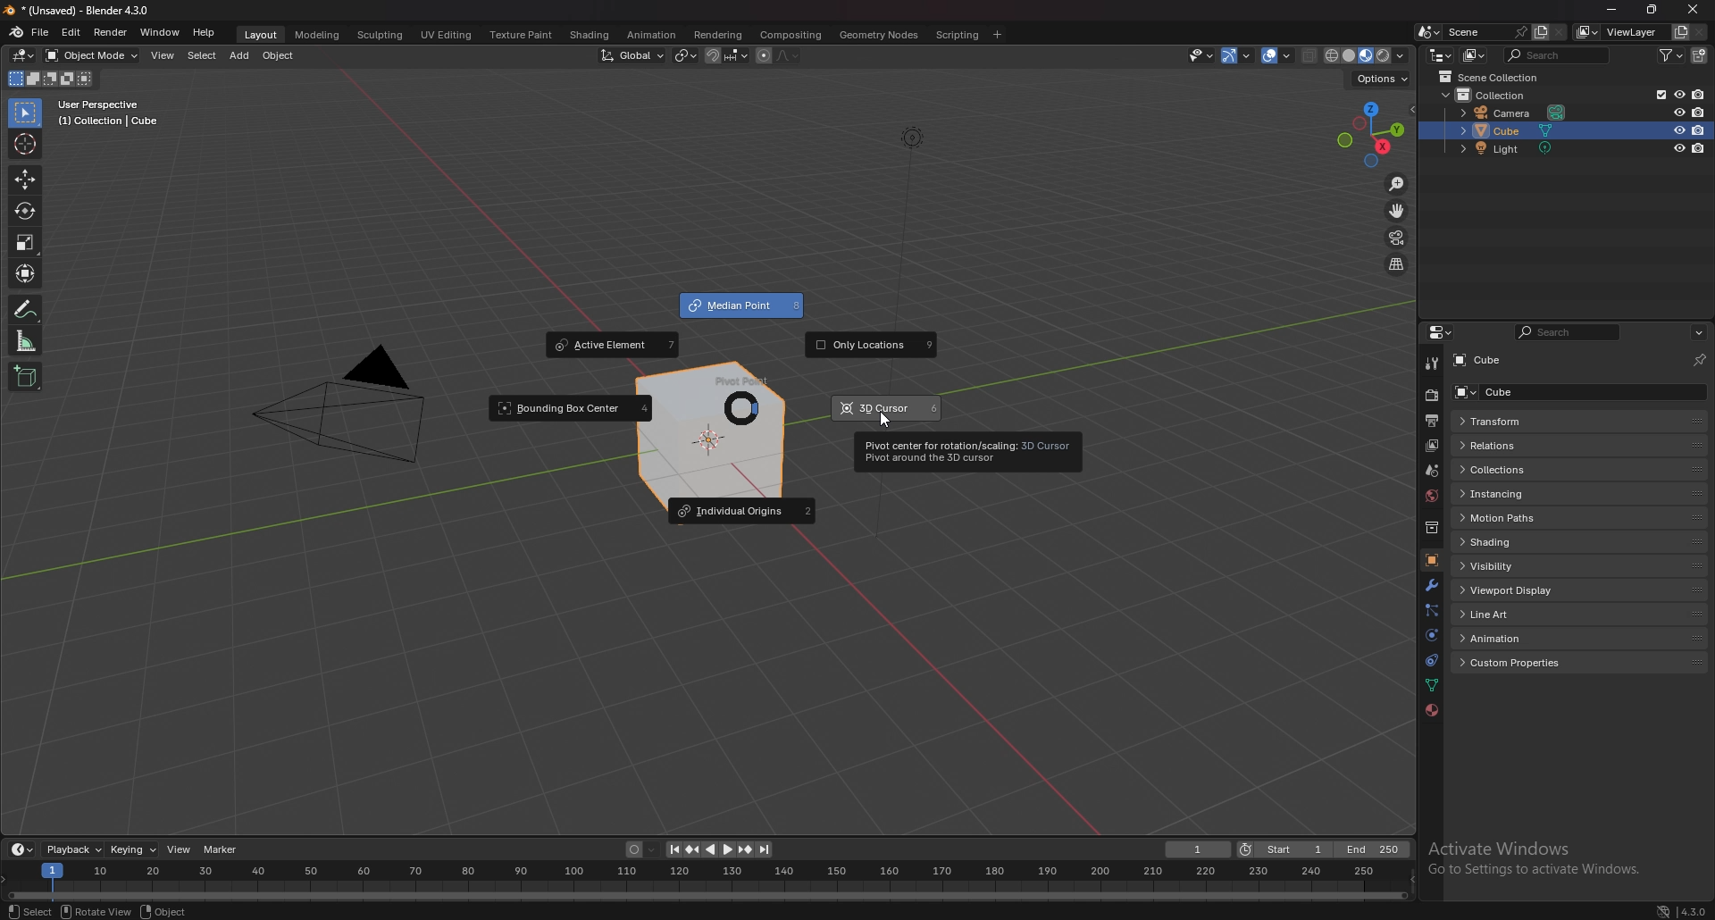 This screenshot has width=1715, height=920. Describe the element at coordinates (14, 33) in the screenshot. I see `blender` at that location.